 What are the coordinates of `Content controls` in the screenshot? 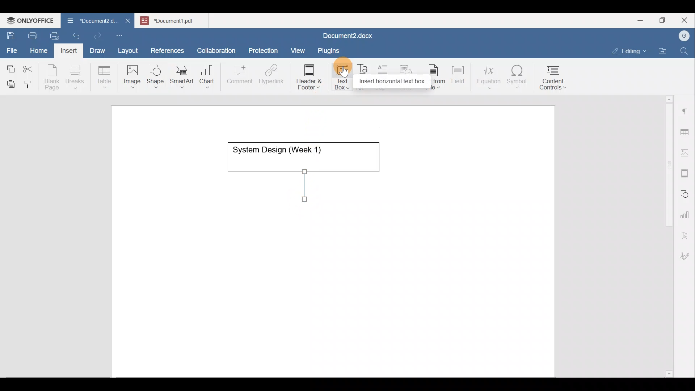 It's located at (554, 80).